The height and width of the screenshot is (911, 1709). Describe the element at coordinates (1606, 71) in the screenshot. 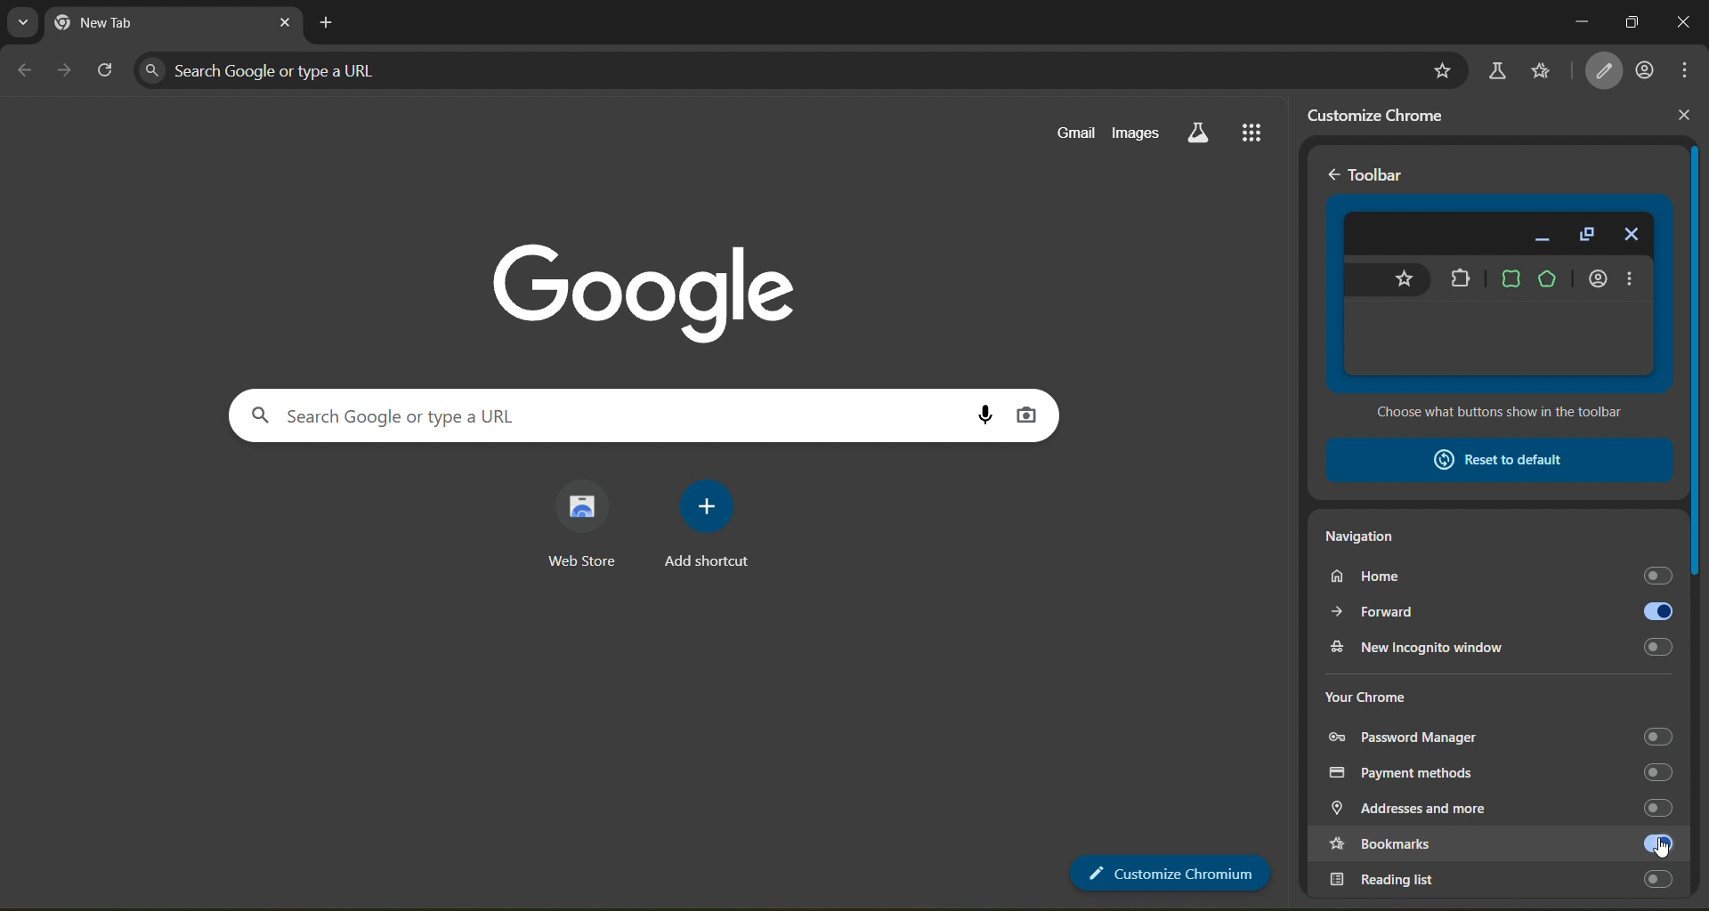

I see `customize chrome` at that location.